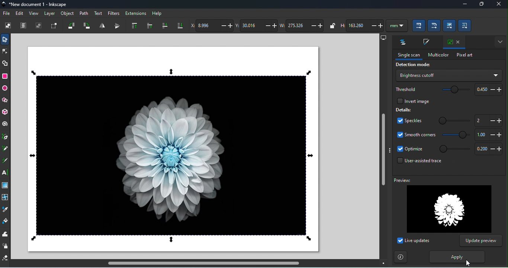 This screenshot has height=268, width=508. What do you see at coordinates (489, 149) in the screenshot?
I see `Optimize` at bounding box center [489, 149].